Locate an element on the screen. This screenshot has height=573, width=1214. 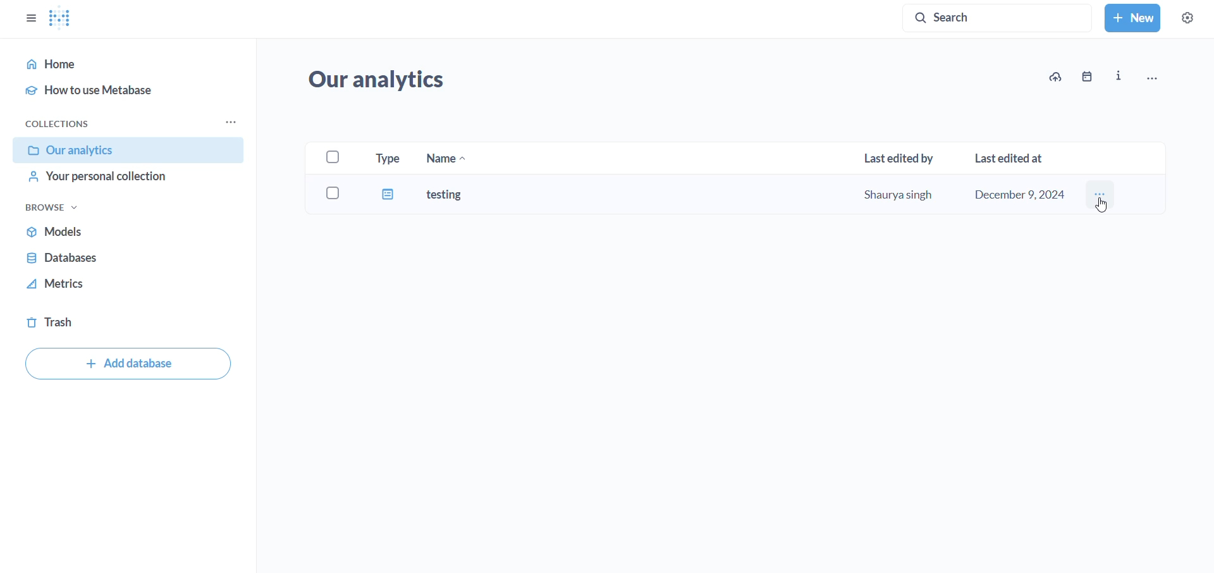
select checkbox is located at coordinates (330, 193).